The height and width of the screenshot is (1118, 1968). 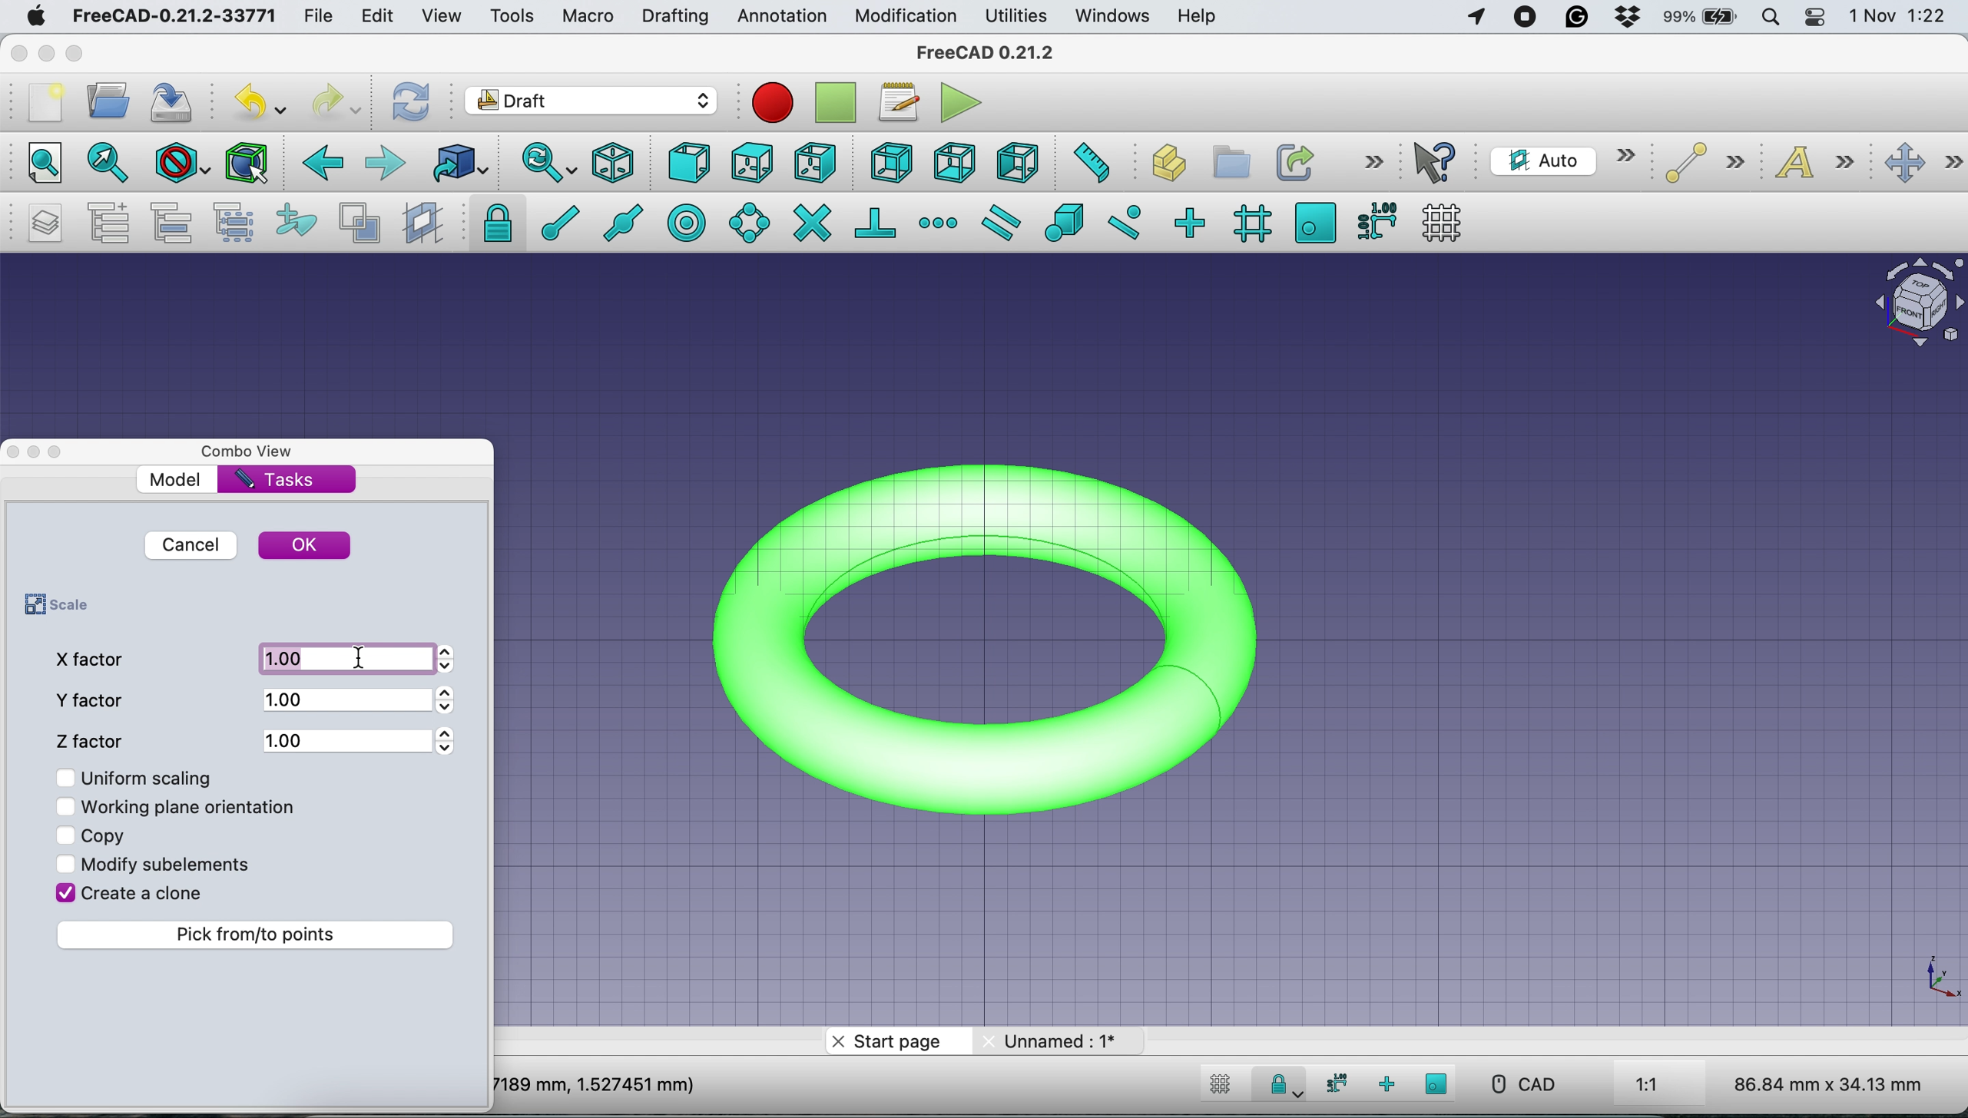 What do you see at coordinates (507, 15) in the screenshot?
I see `tools` at bounding box center [507, 15].